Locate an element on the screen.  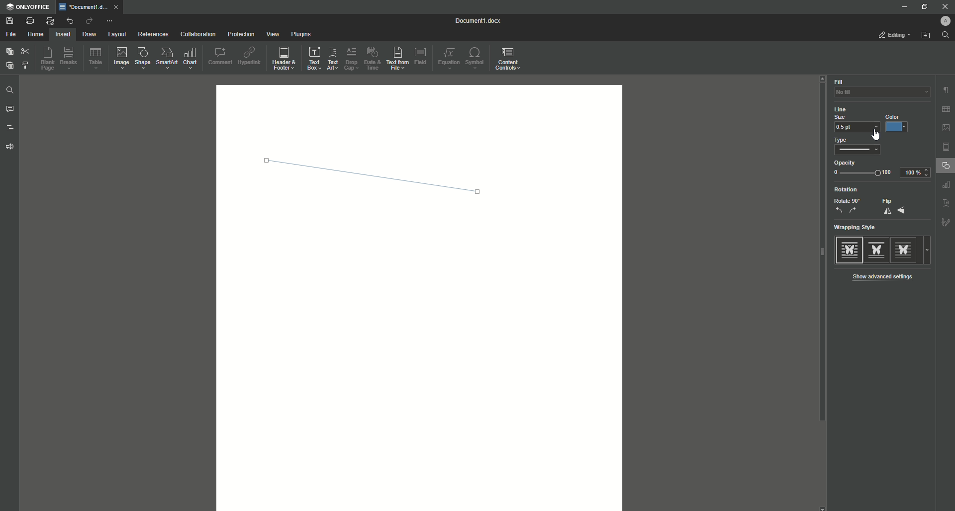
Text From File is located at coordinates (398, 59).